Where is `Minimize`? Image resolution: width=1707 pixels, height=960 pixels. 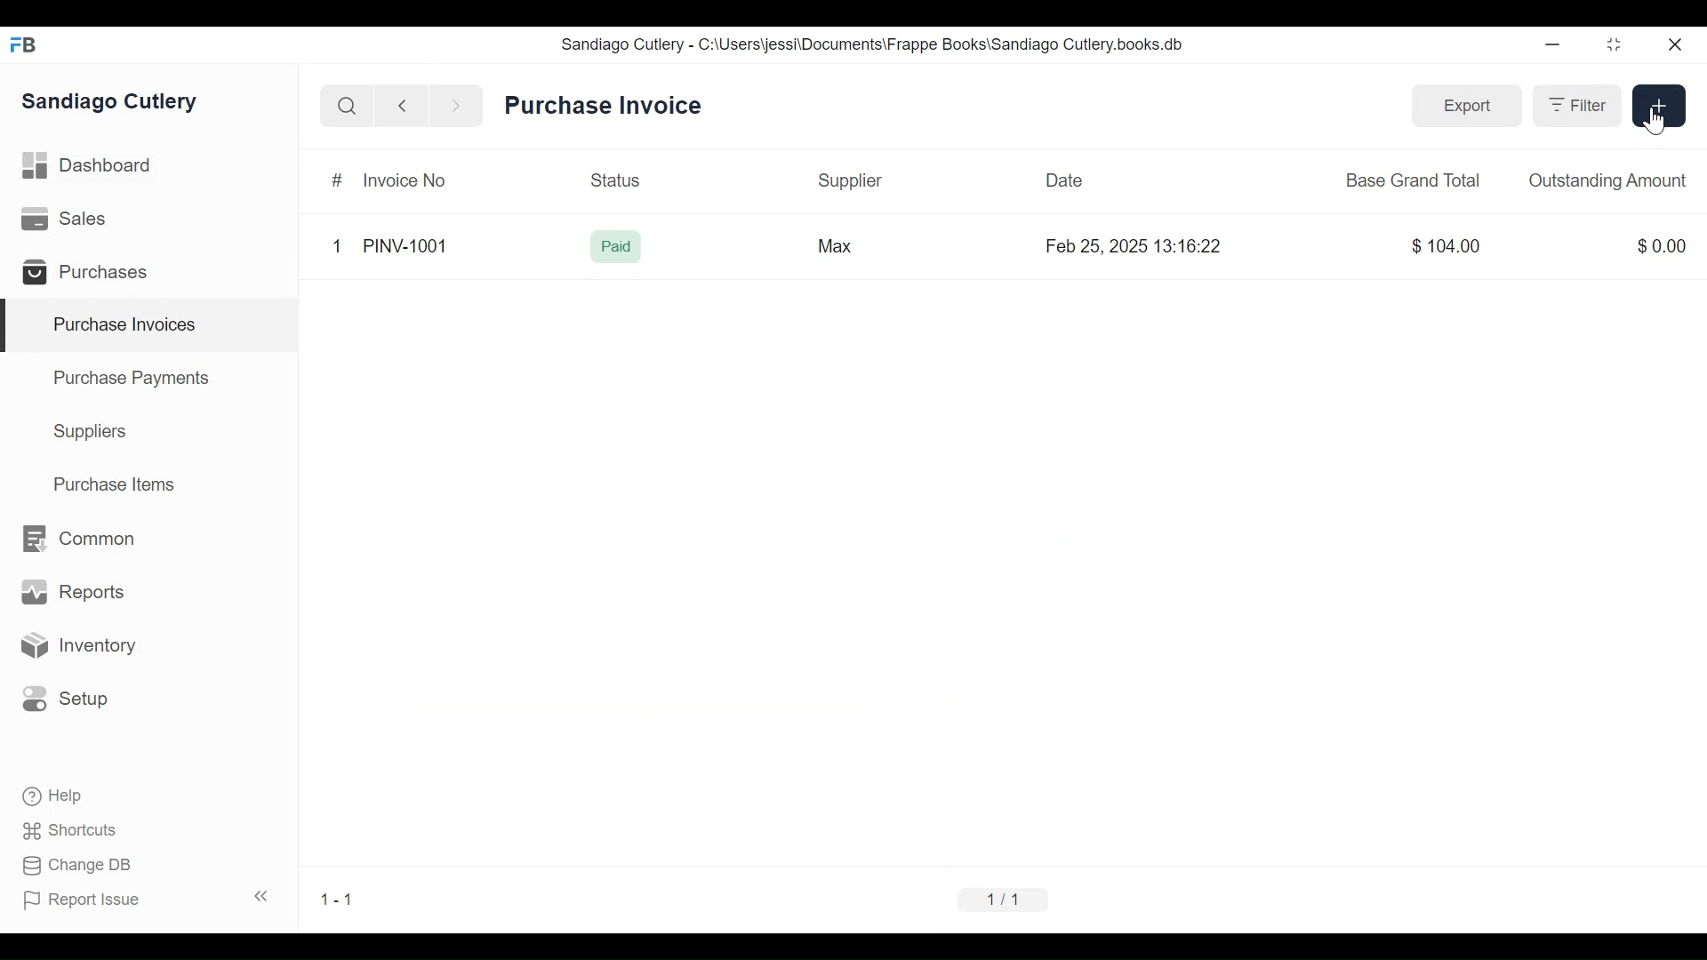 Minimize is located at coordinates (1549, 45).